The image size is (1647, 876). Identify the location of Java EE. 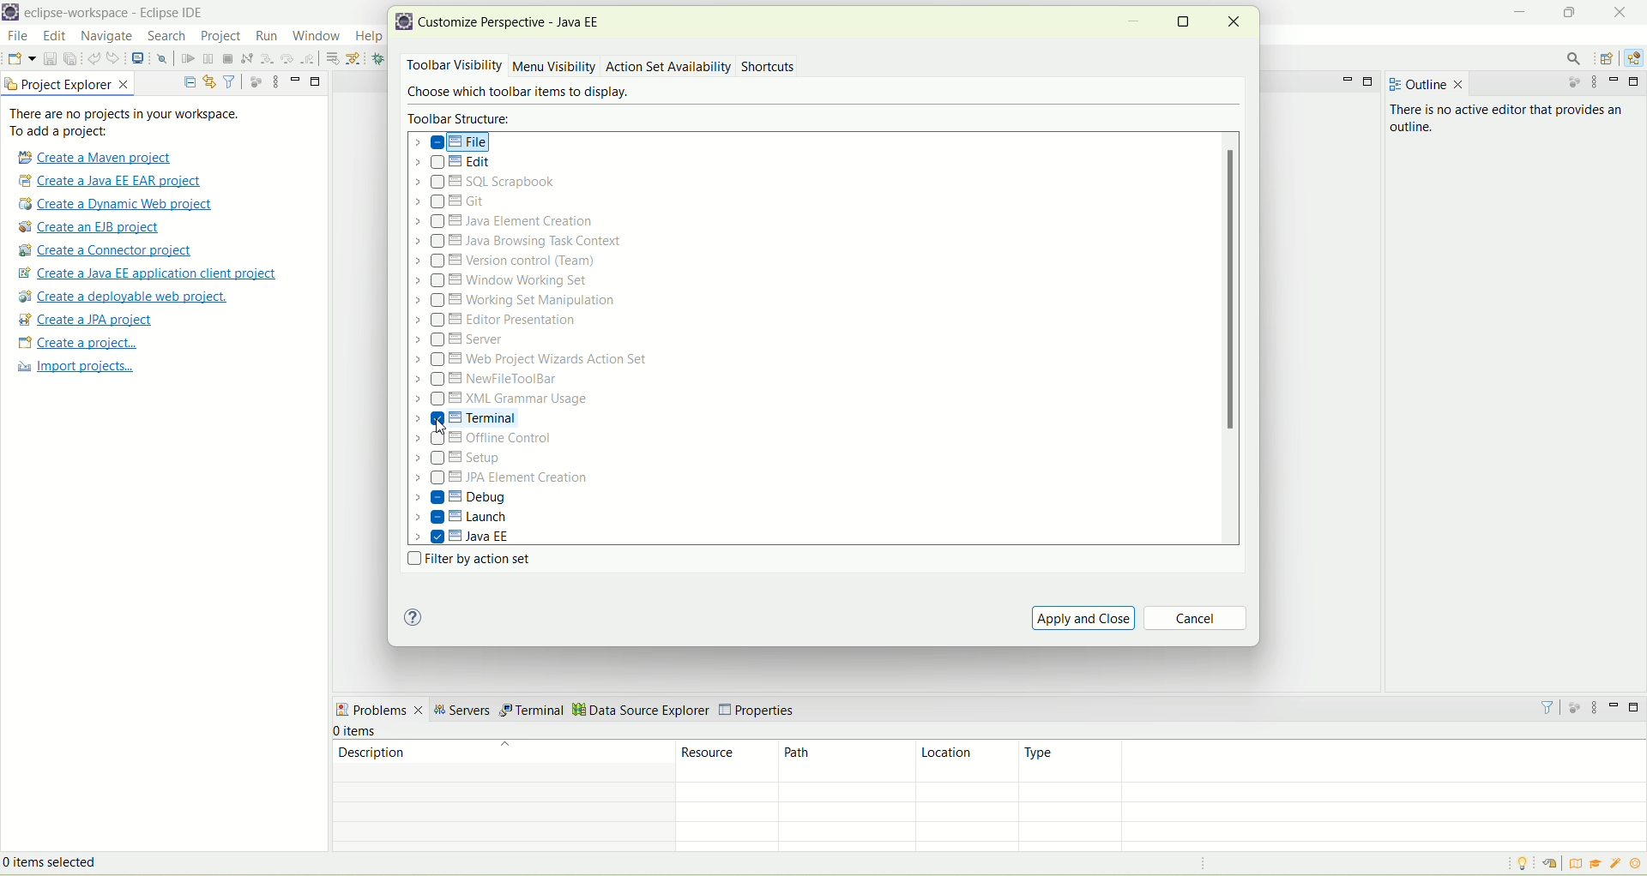
(464, 537).